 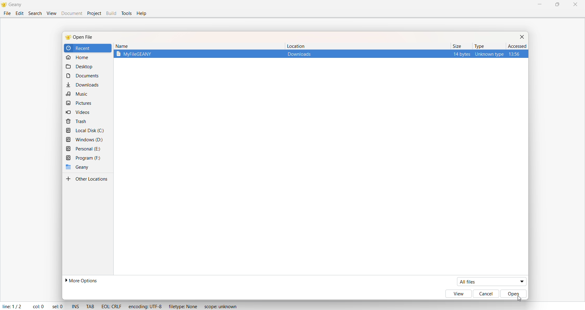 I want to click on View, so click(x=51, y=13).